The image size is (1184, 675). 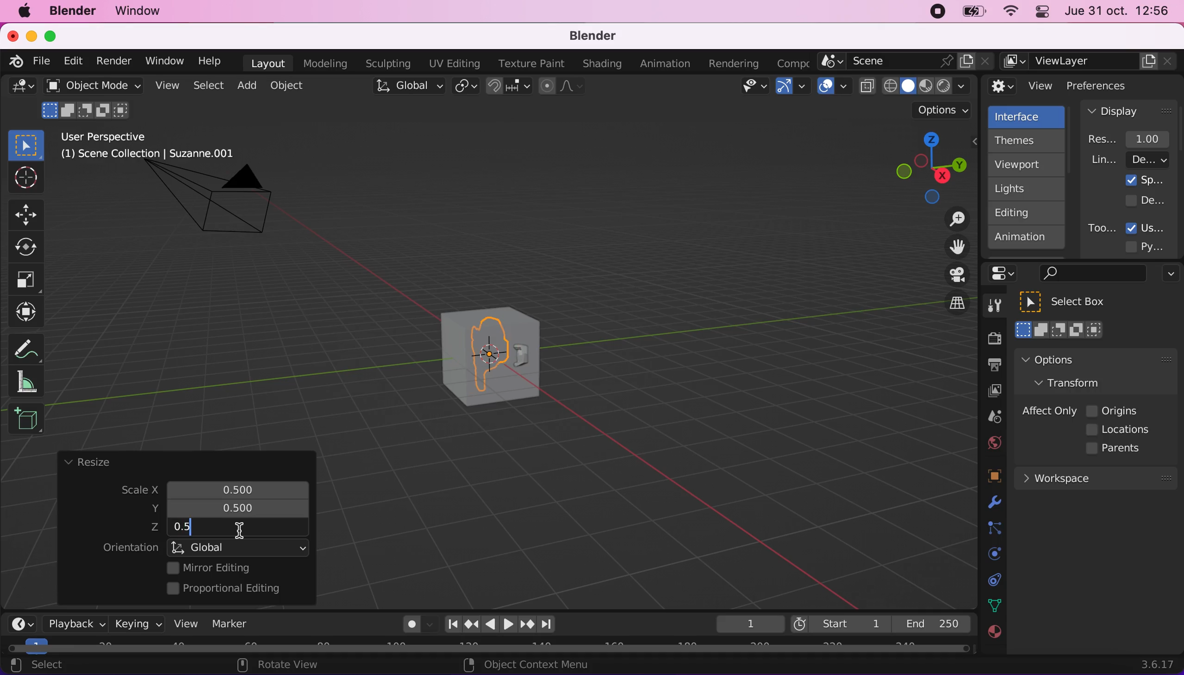 I want to click on object mode, so click(x=90, y=85).